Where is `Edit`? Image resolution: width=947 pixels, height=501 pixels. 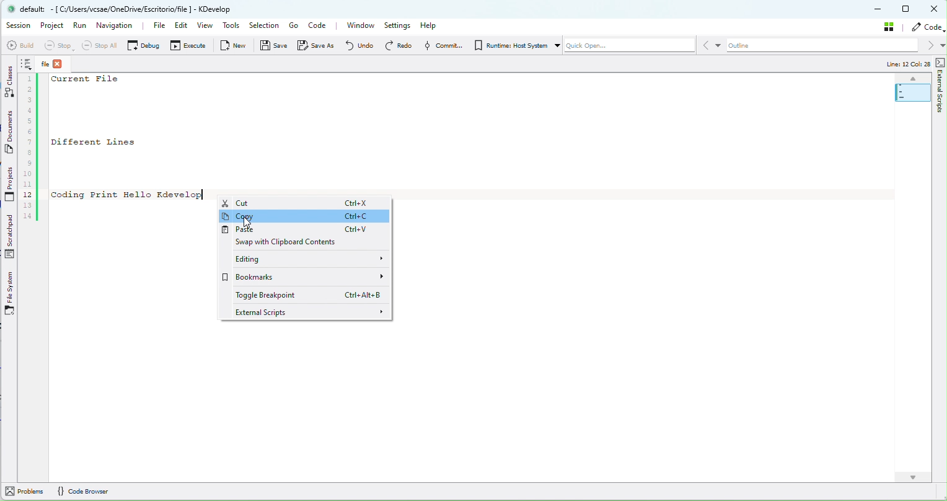
Edit is located at coordinates (178, 27).